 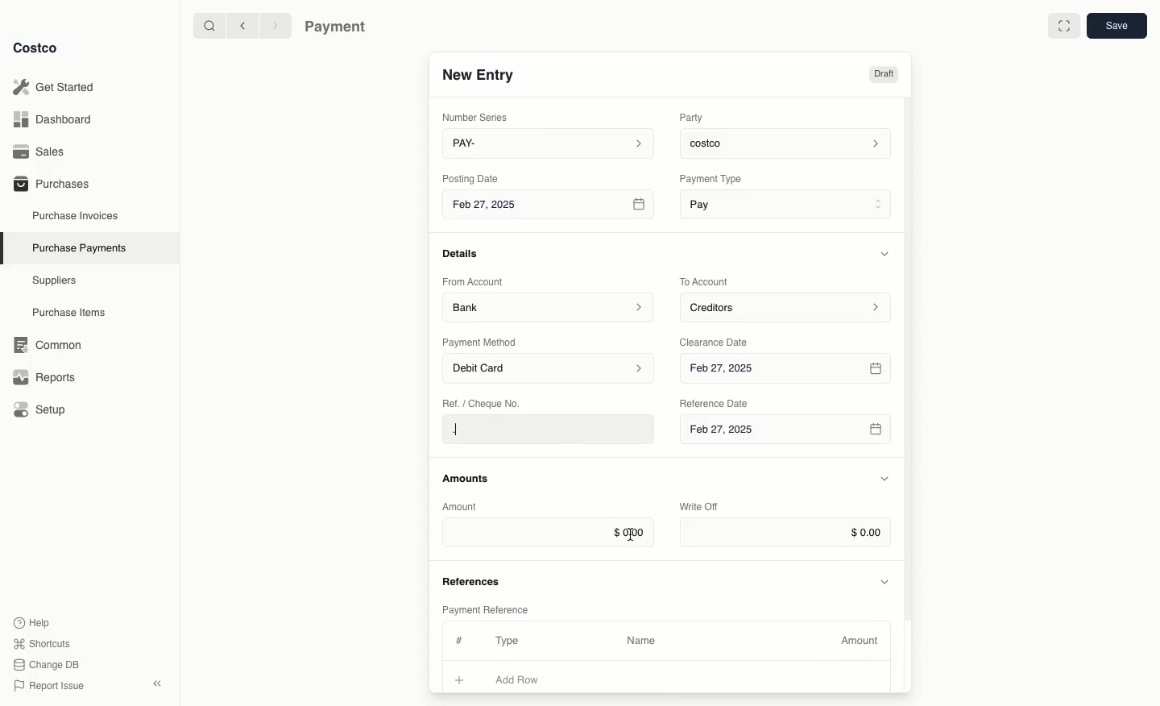 I want to click on Add Row, so click(x=528, y=679).